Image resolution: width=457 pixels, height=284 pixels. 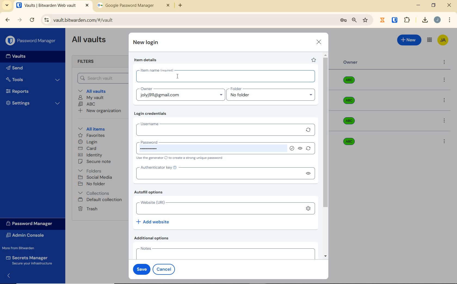 What do you see at coordinates (351, 121) in the screenshot?
I see `Owner organization` at bounding box center [351, 121].